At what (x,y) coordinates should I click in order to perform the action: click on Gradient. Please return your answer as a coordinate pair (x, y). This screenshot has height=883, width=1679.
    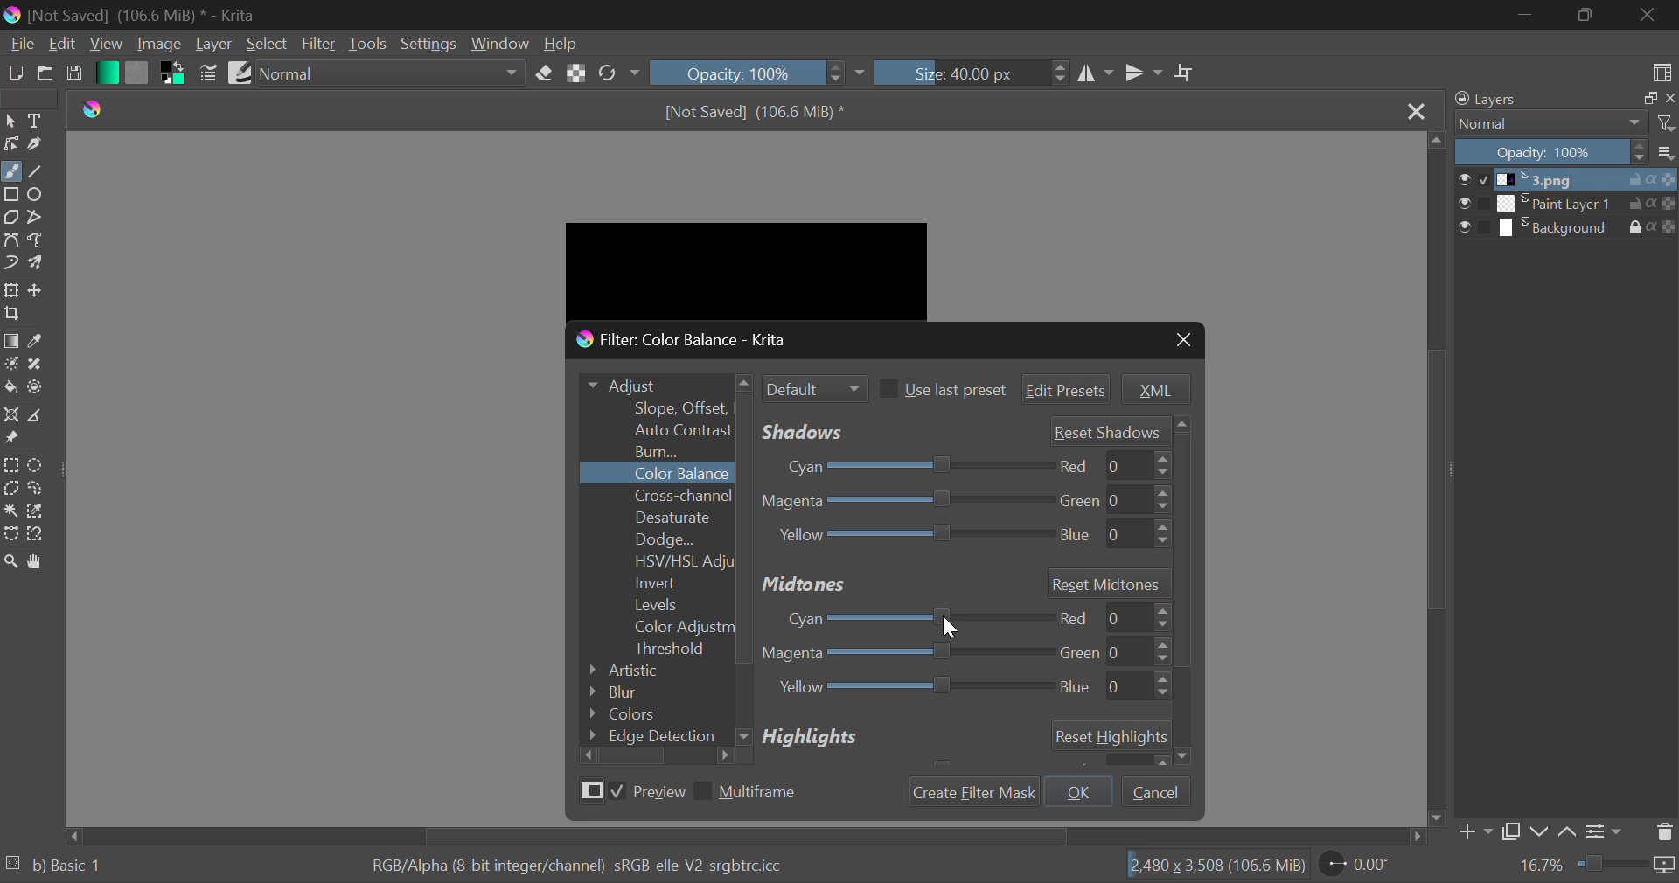
    Looking at the image, I should click on (106, 73).